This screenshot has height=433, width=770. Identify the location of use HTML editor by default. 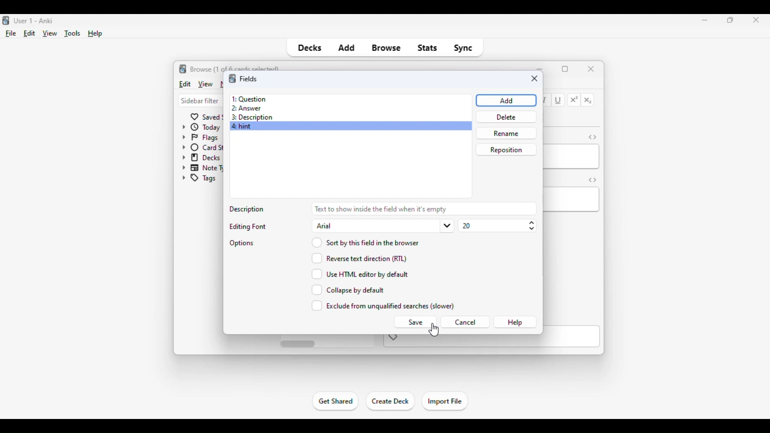
(360, 274).